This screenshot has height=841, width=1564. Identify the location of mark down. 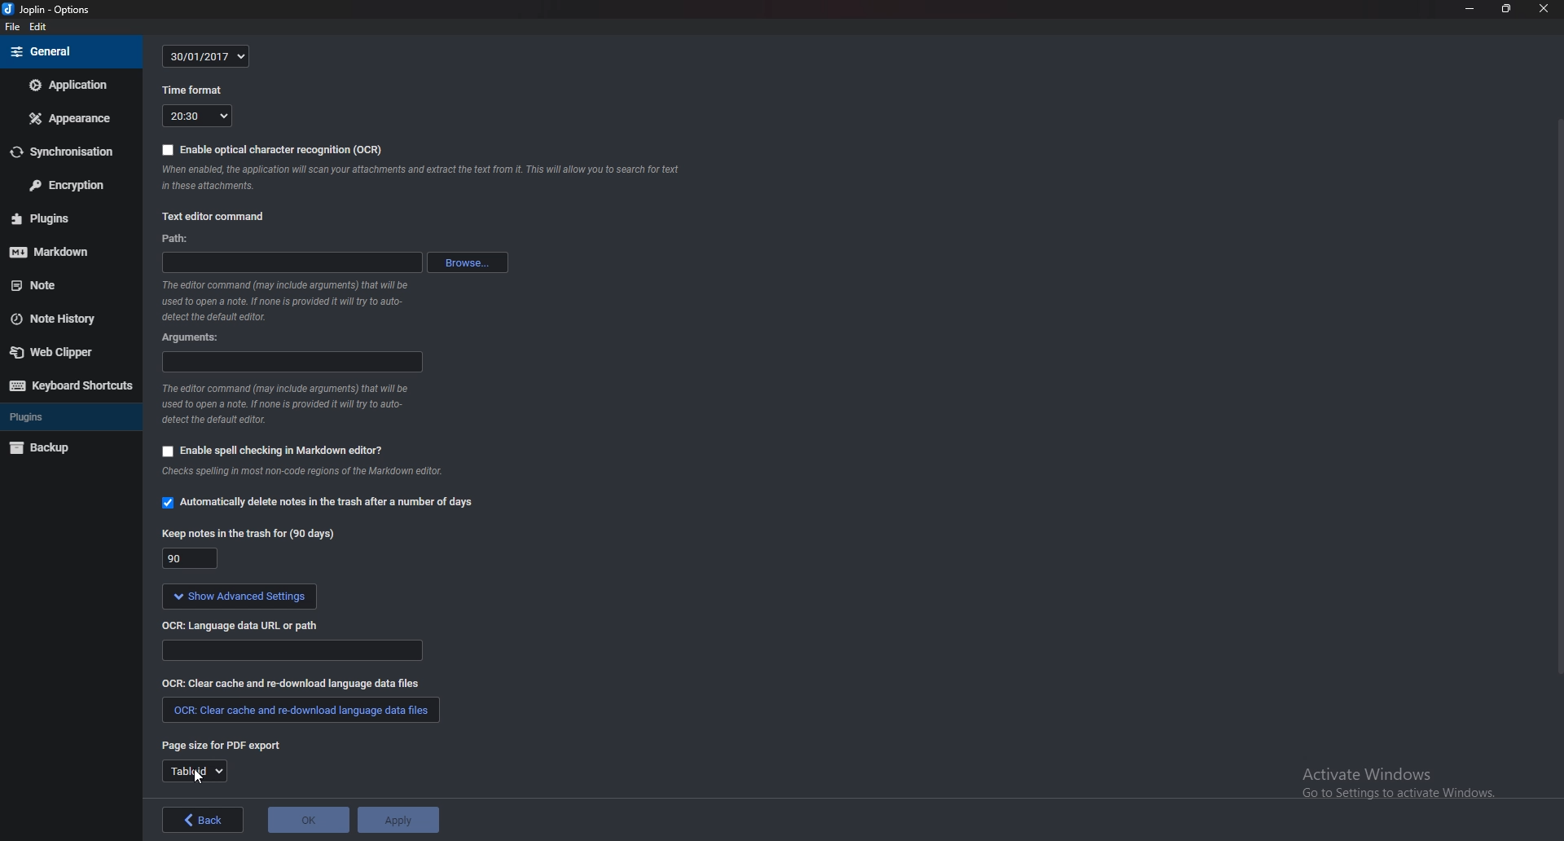
(55, 253).